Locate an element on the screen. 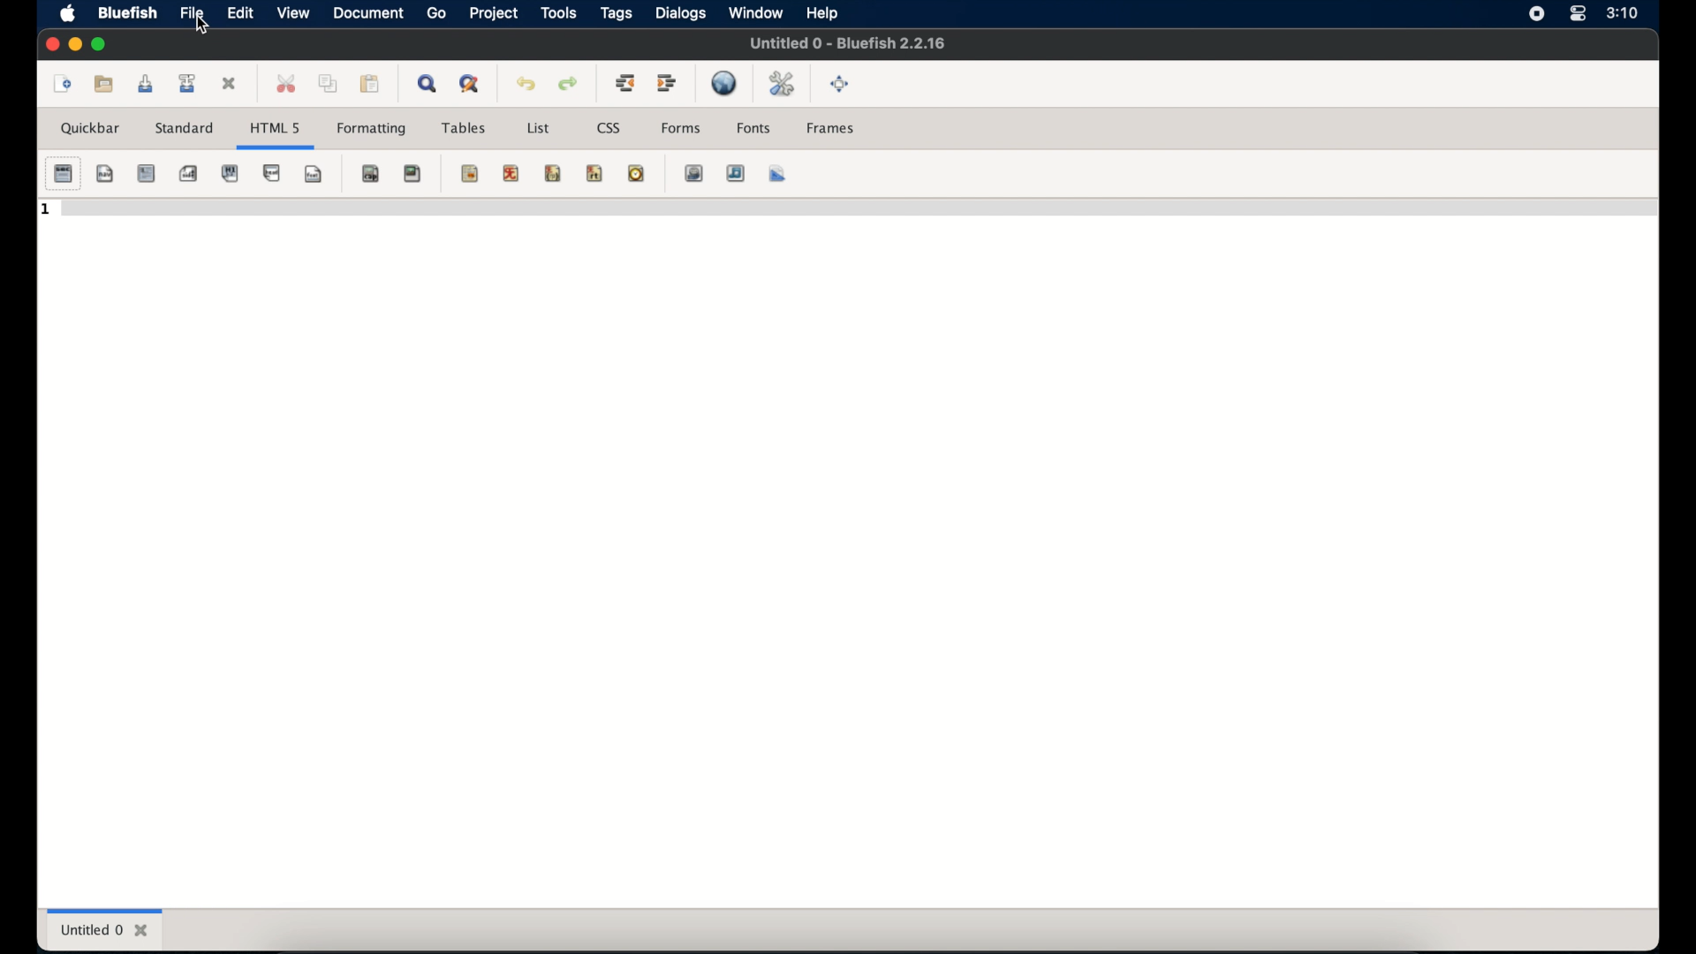 The height and width of the screenshot is (954, 1696). ruby parenthesis is located at coordinates (553, 173).